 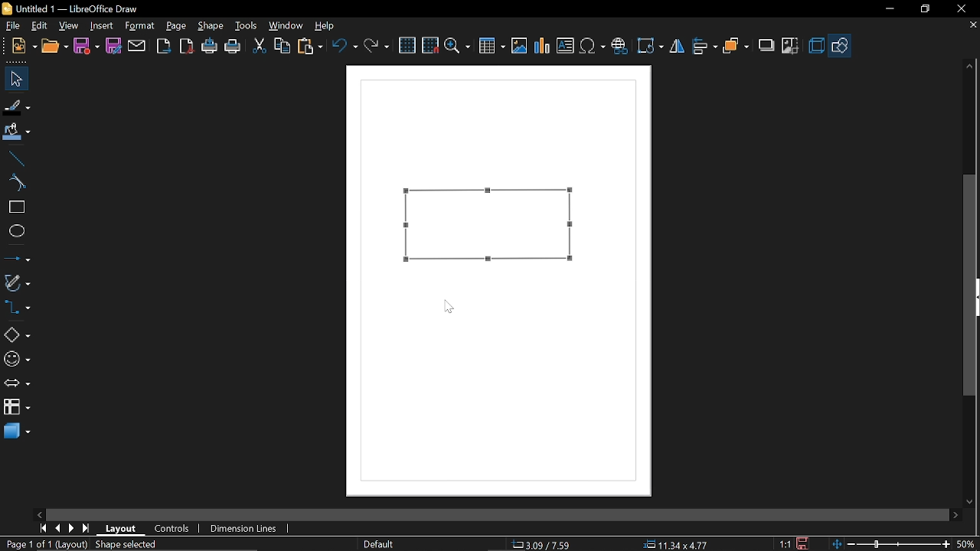 I want to click on go to last page, so click(x=87, y=529).